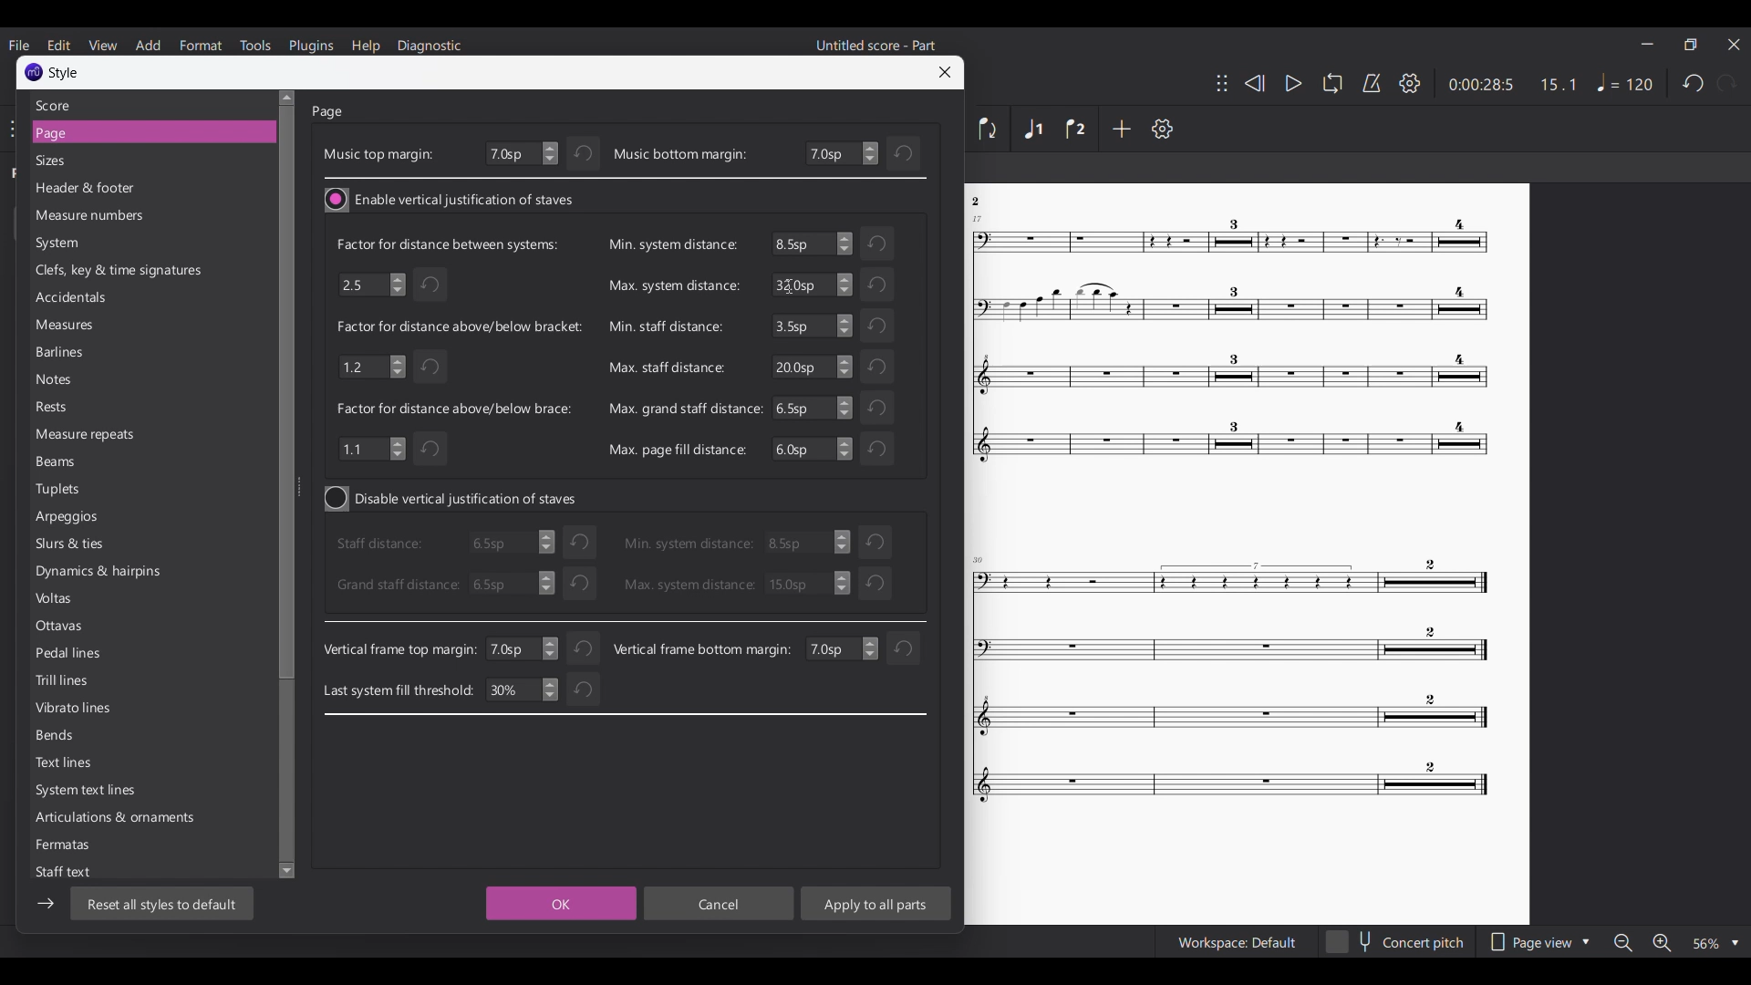  I want to click on Max. page fill distance, so click(677, 449).